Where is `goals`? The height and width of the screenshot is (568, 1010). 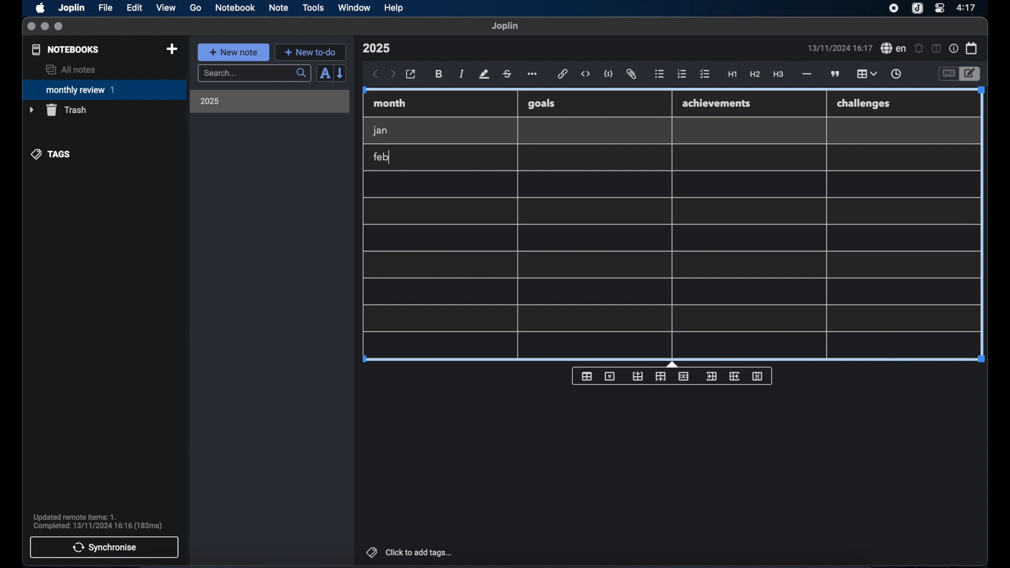 goals is located at coordinates (541, 103).